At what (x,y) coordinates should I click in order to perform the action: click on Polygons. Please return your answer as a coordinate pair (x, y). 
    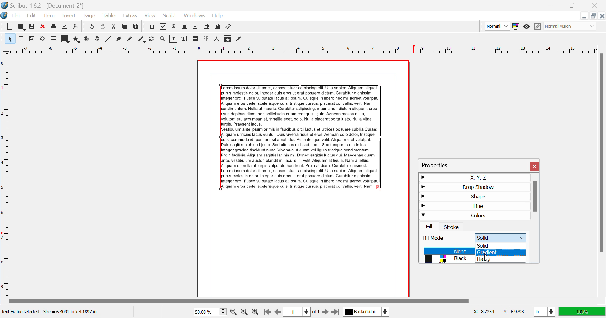
    Looking at the image, I should click on (76, 39).